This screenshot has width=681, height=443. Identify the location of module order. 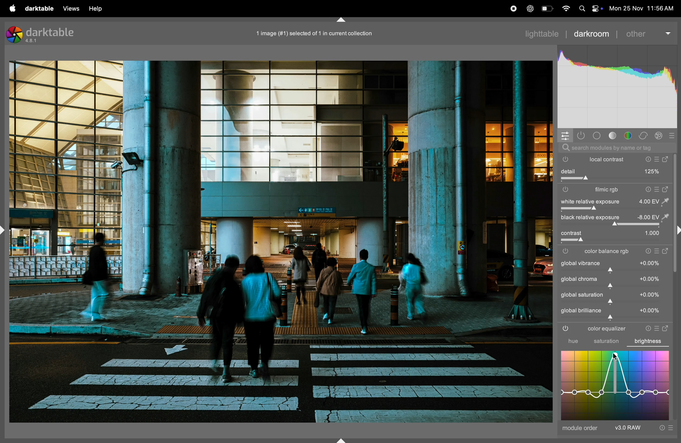
(581, 429).